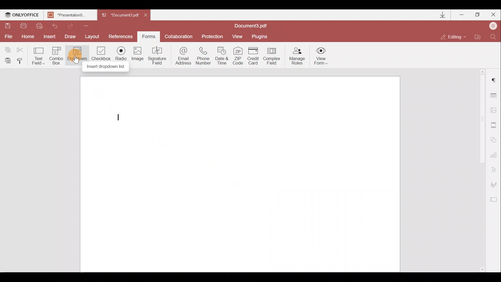  I want to click on Combo box, so click(56, 56).